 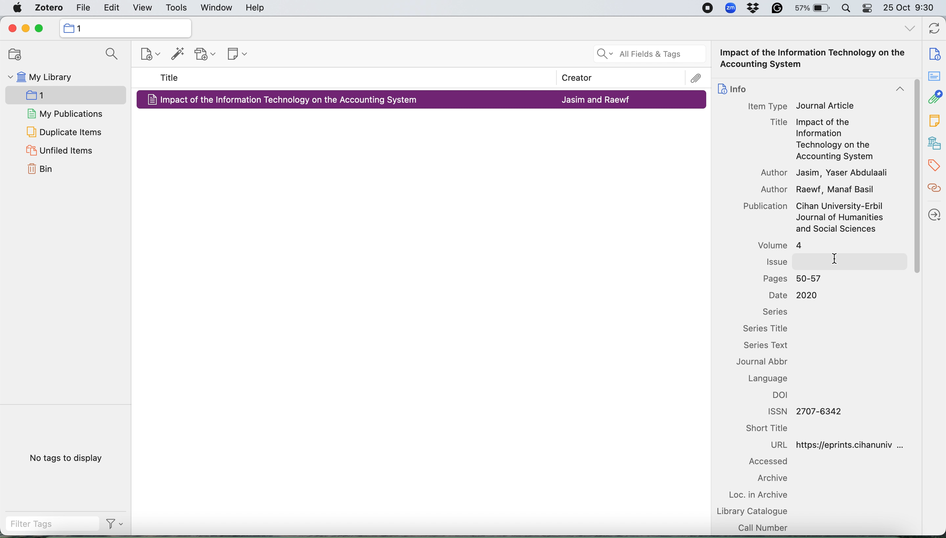 What do you see at coordinates (111, 7) in the screenshot?
I see `edit` at bounding box center [111, 7].